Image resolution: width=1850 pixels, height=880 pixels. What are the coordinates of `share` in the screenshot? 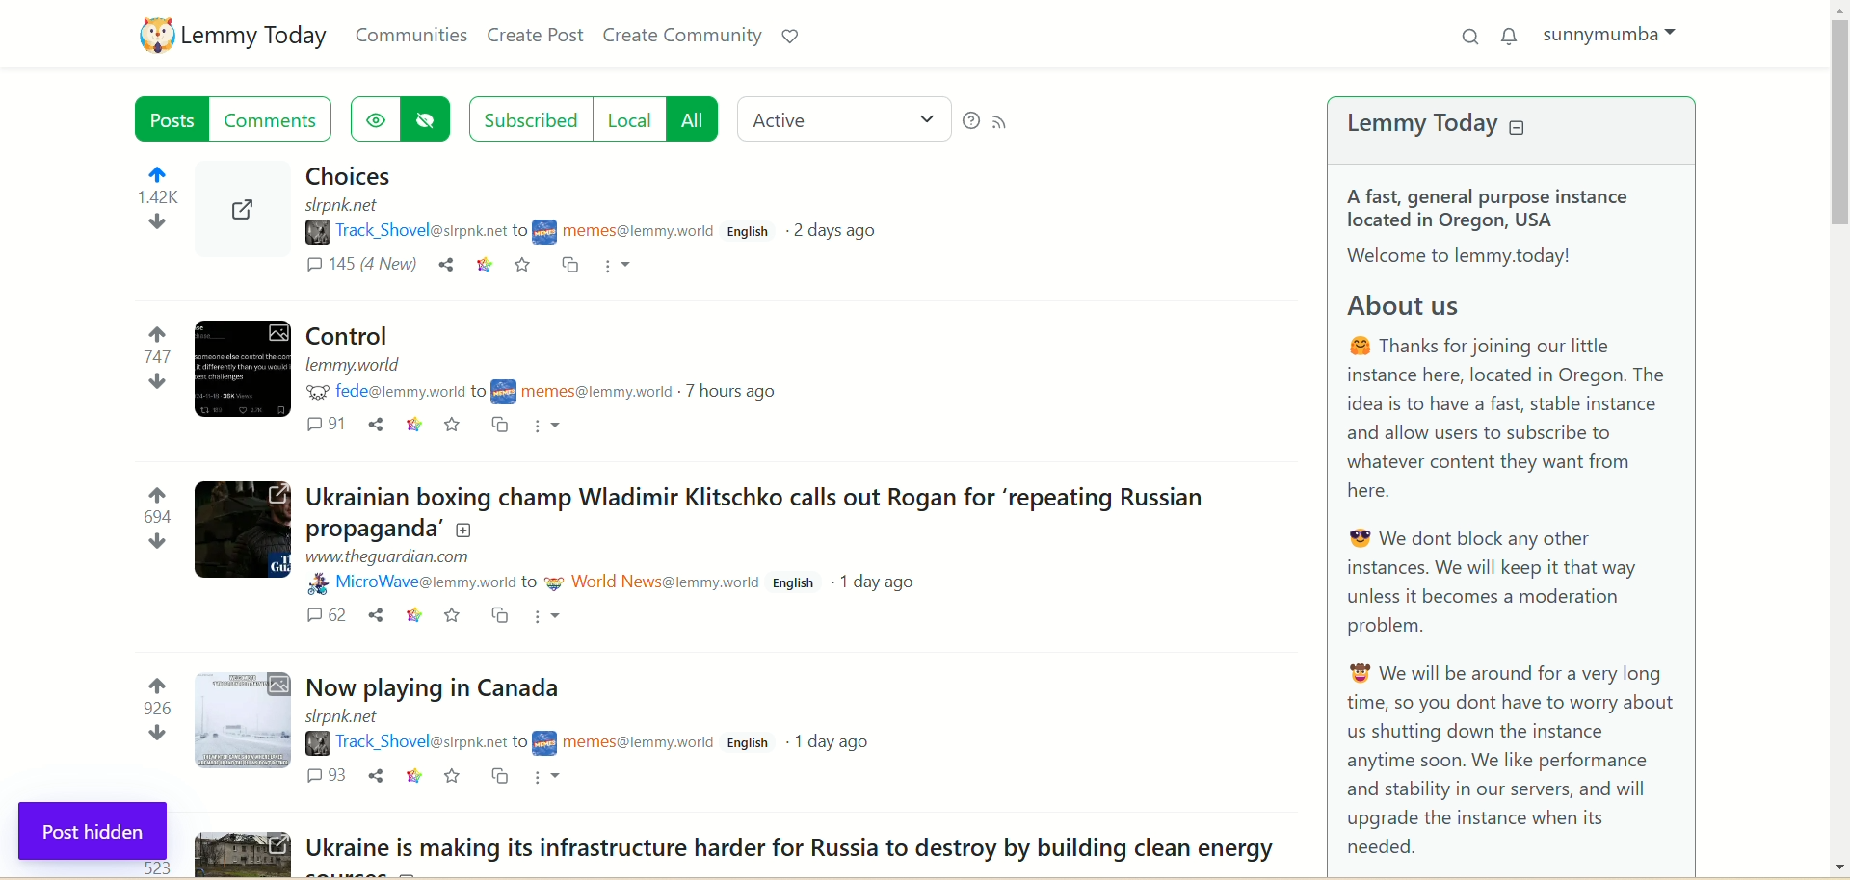 It's located at (375, 774).